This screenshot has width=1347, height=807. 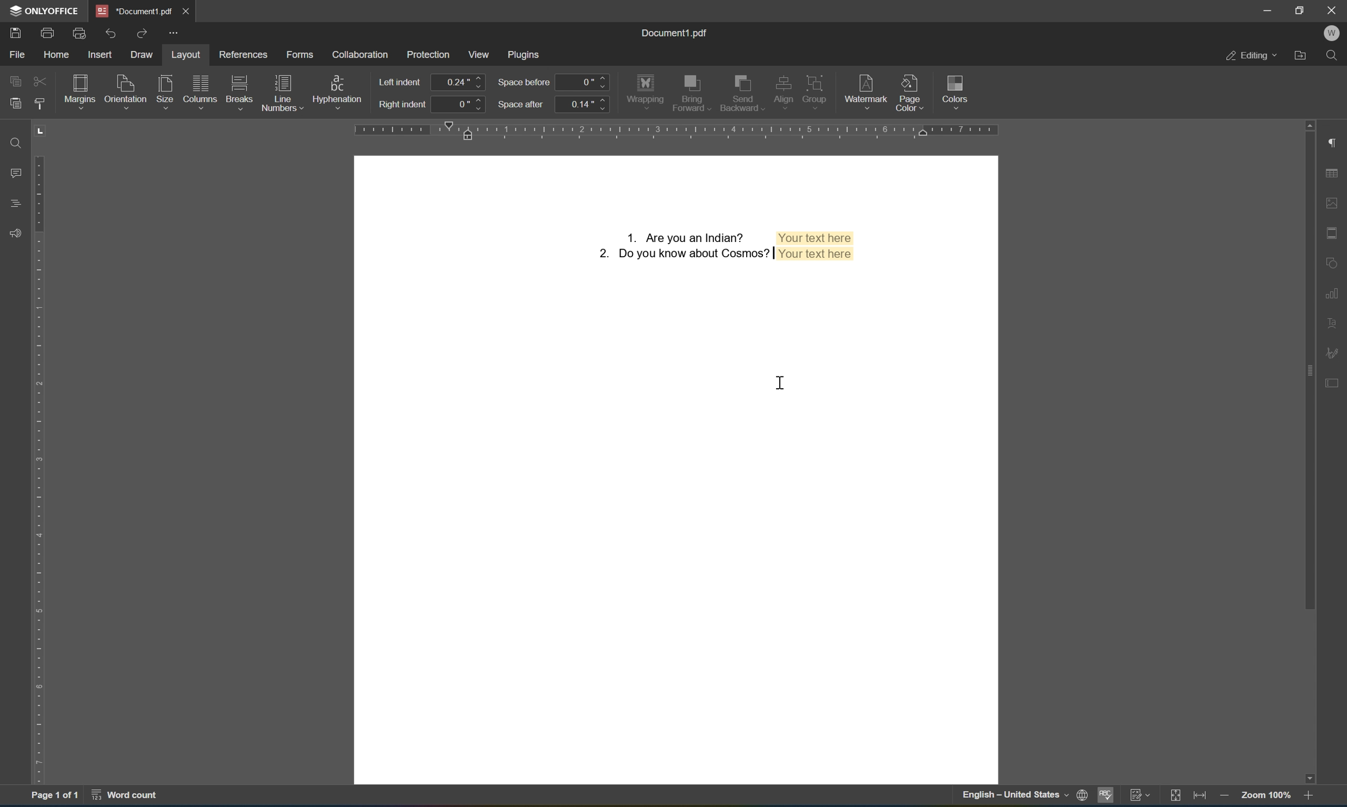 I want to click on copy style, so click(x=38, y=103).